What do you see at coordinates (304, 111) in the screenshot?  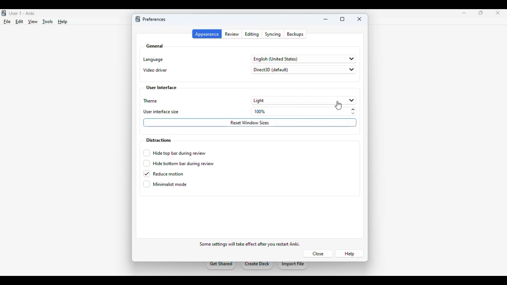 I see `100%` at bounding box center [304, 111].